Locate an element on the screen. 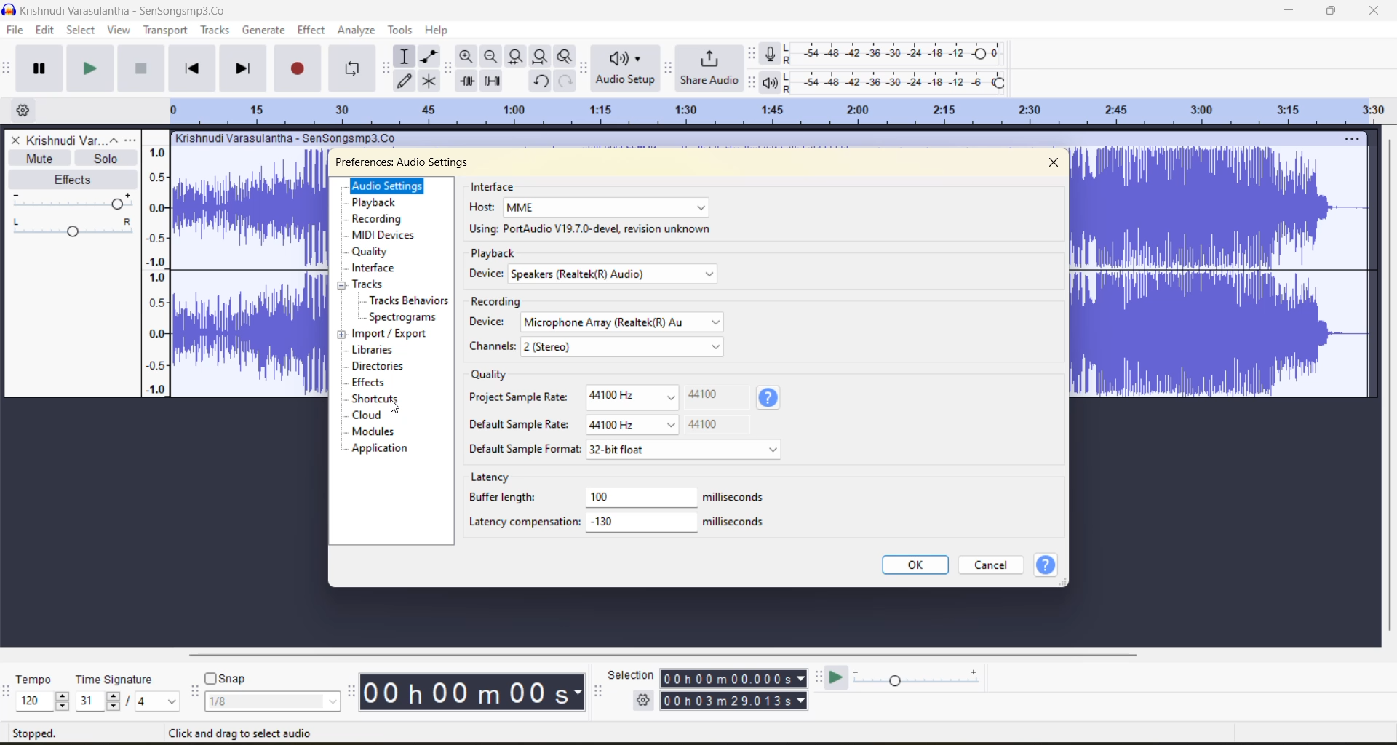 The height and width of the screenshot is (745, 1397). file name and app name is located at coordinates (122, 9).